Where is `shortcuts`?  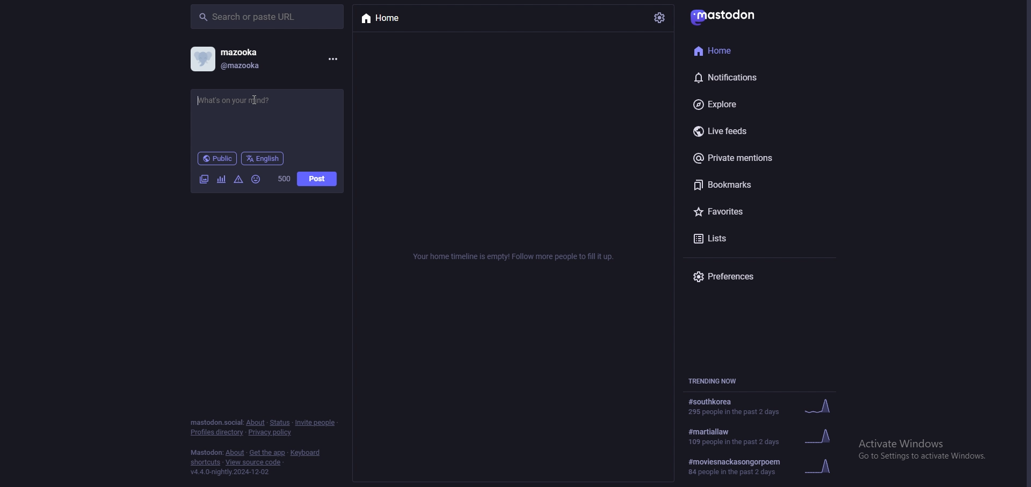
shortcuts is located at coordinates (204, 463).